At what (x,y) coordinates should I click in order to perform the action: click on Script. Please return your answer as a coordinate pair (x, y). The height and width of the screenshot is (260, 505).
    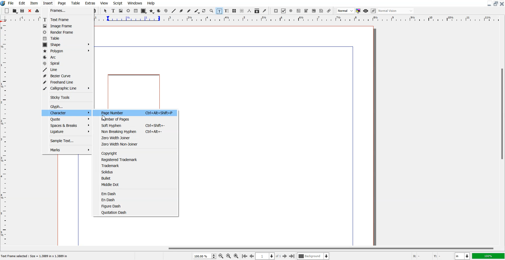
    Looking at the image, I should click on (118, 3).